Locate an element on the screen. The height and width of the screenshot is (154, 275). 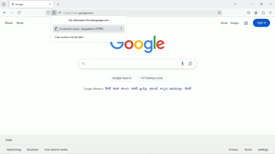
Open application menu is located at coordinates (270, 13).